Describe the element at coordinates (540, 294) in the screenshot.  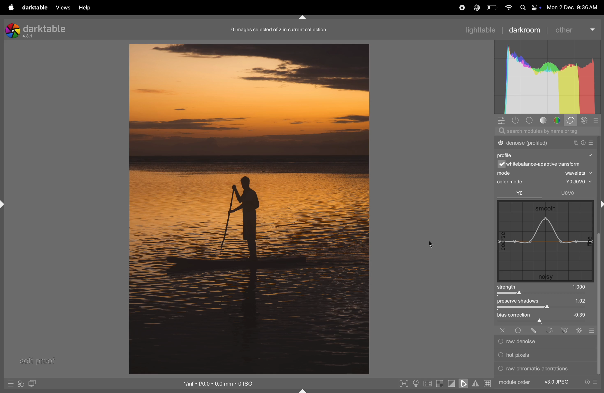
I see `toggle bar` at that location.